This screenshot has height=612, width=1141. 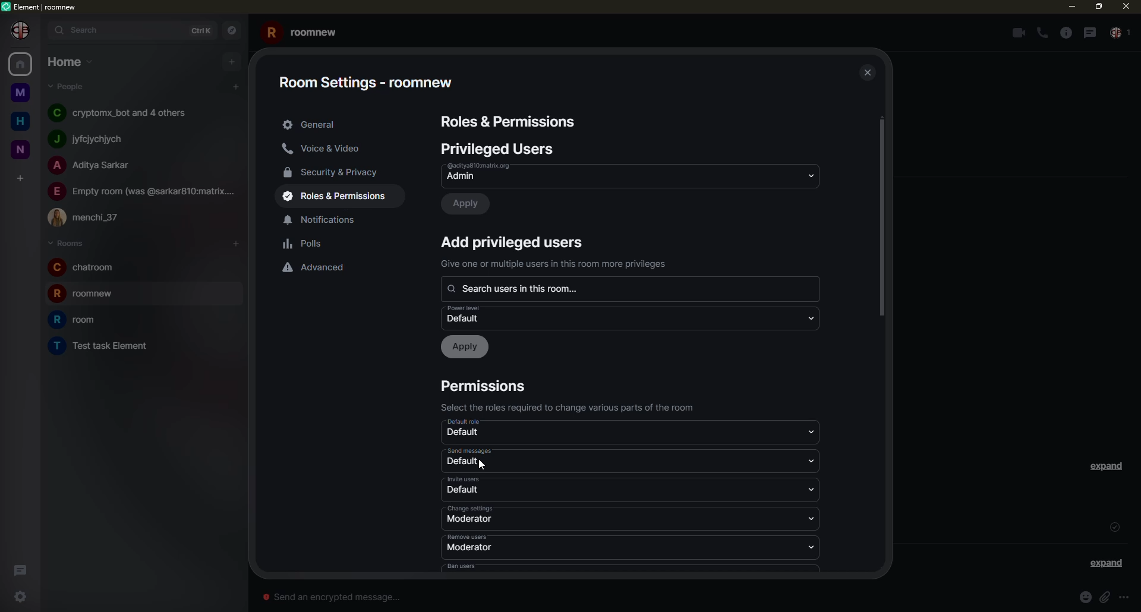 What do you see at coordinates (327, 219) in the screenshot?
I see `notifications` at bounding box center [327, 219].